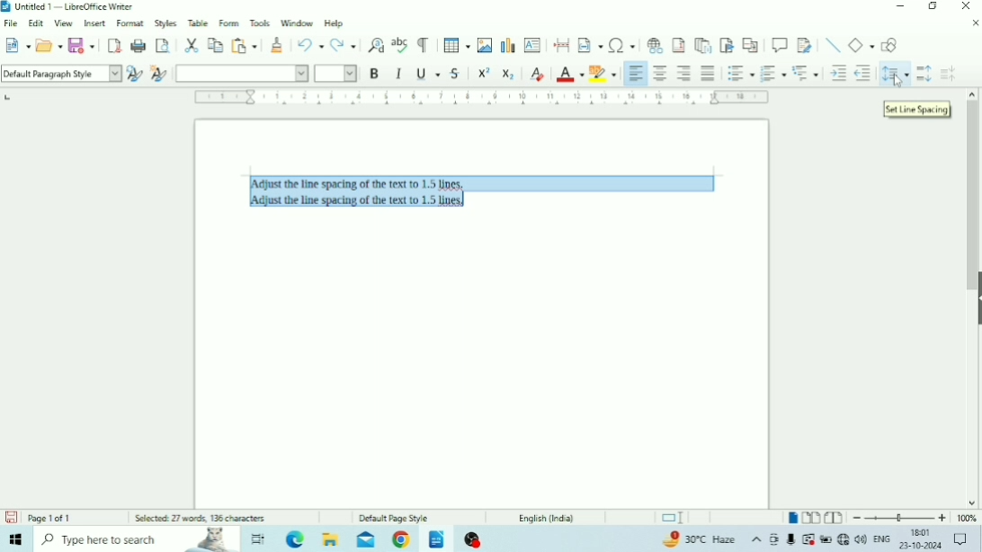  What do you see at coordinates (757, 539) in the screenshot?
I see `Show hidden icons` at bounding box center [757, 539].